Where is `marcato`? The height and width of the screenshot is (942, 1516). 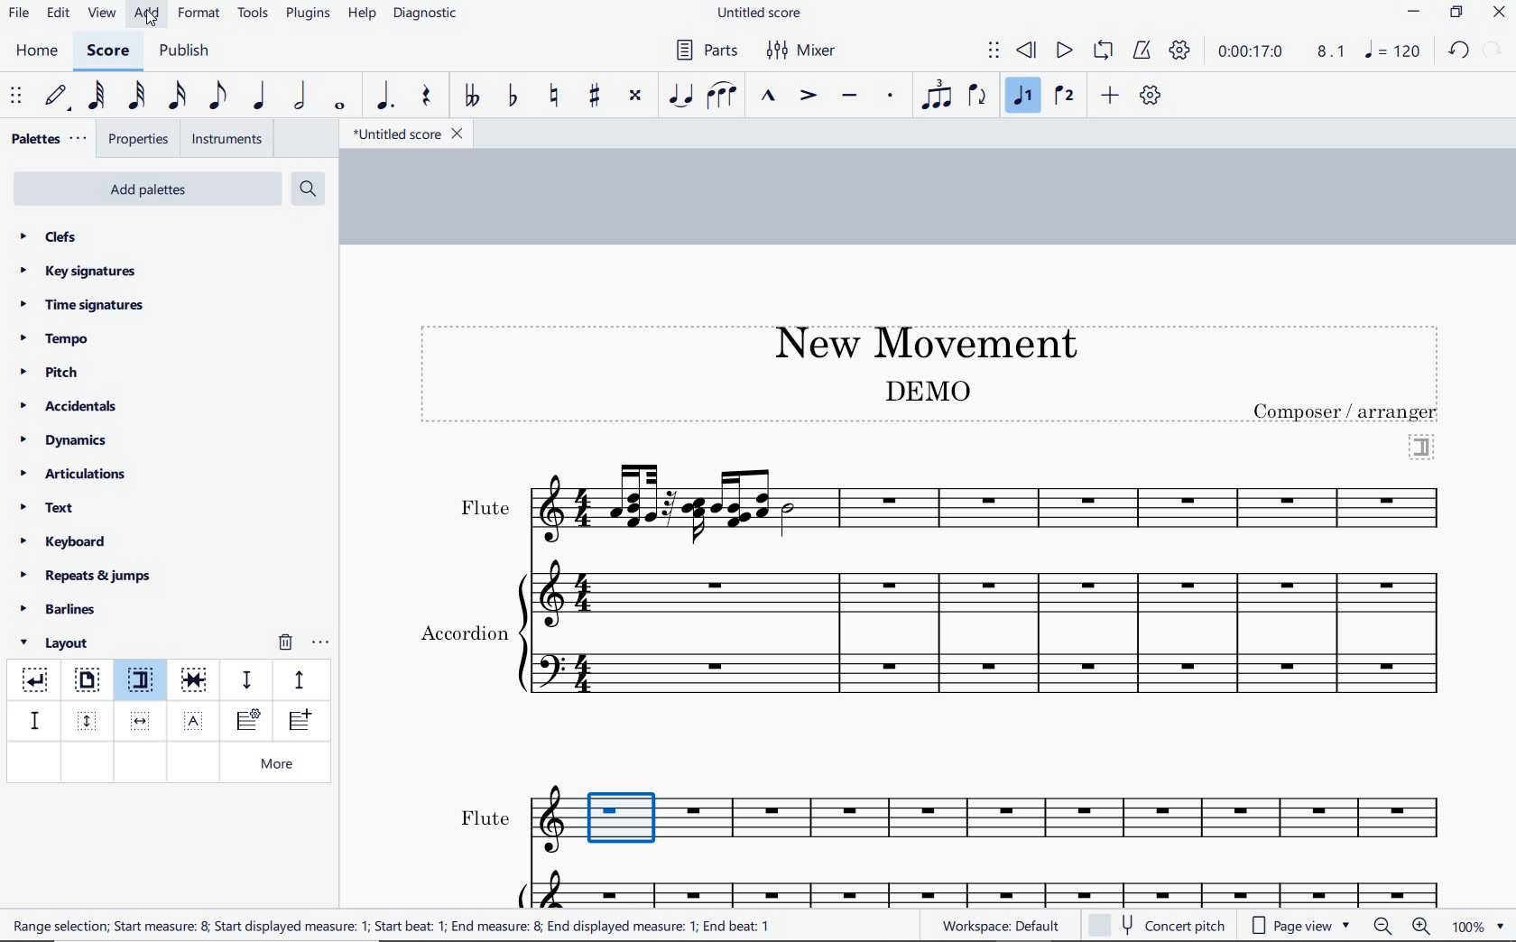 marcato is located at coordinates (771, 97).